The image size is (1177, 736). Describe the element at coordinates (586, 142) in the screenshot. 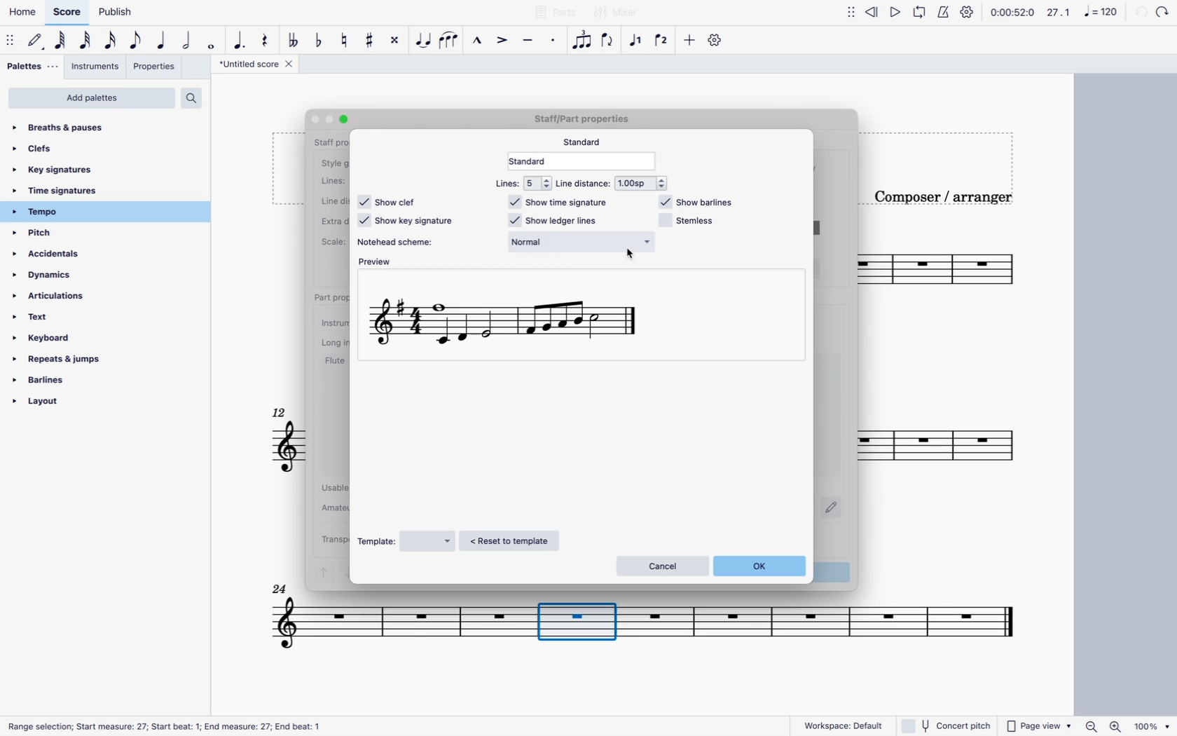

I see `standard` at that location.